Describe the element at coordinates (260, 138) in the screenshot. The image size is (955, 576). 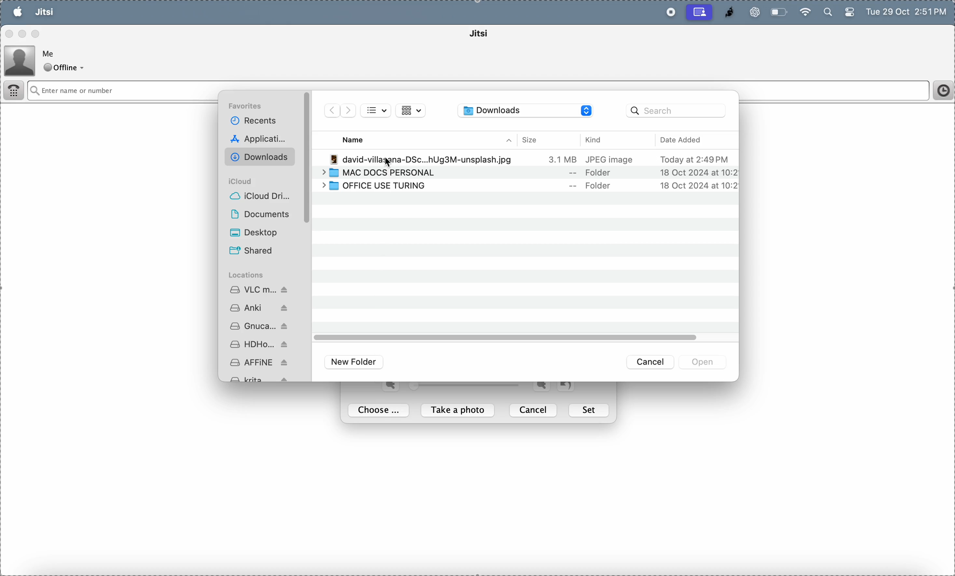
I see `applications` at that location.